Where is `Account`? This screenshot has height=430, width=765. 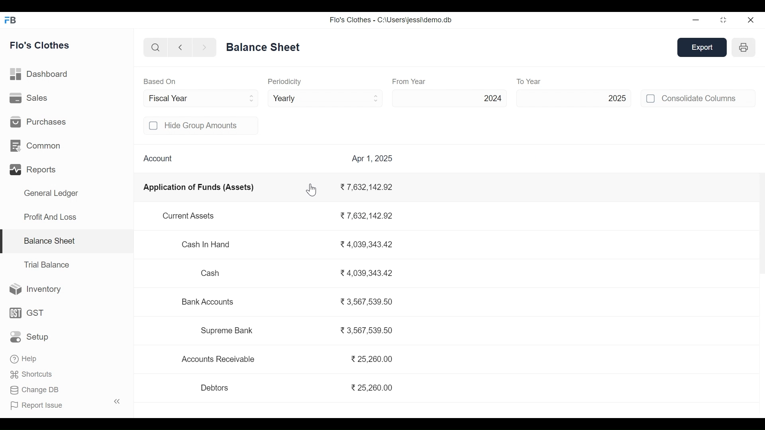
Account is located at coordinates (158, 157).